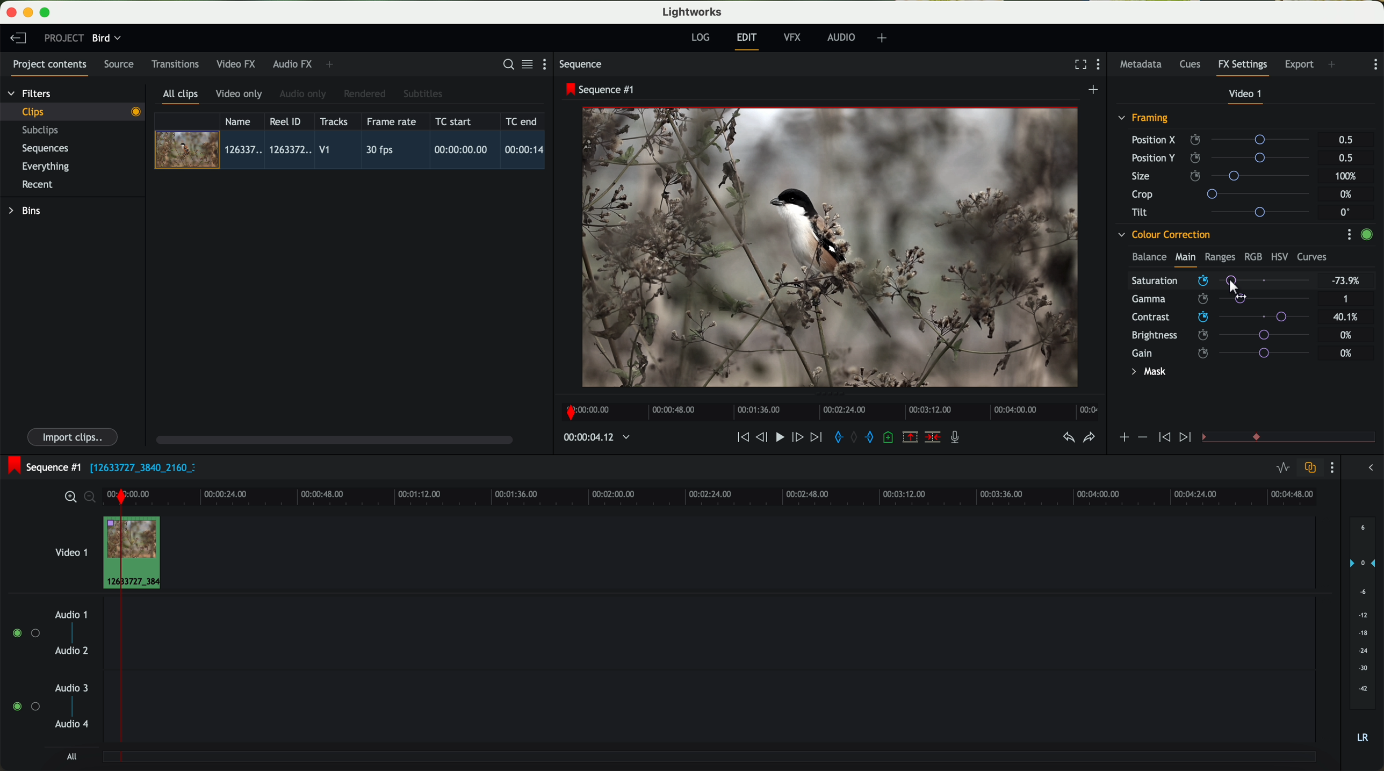 This screenshot has width=1384, height=771. What do you see at coordinates (1220, 256) in the screenshot?
I see `ranges` at bounding box center [1220, 256].